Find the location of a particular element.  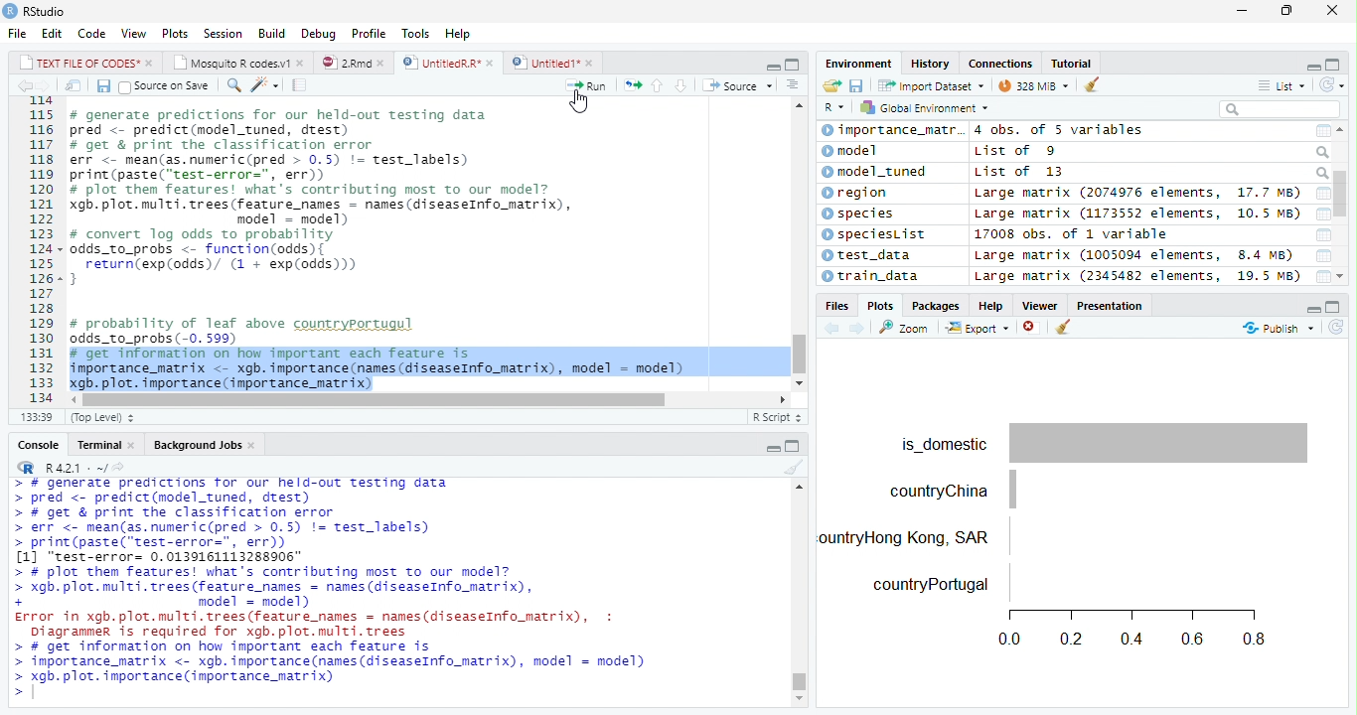

Session is located at coordinates (224, 33).